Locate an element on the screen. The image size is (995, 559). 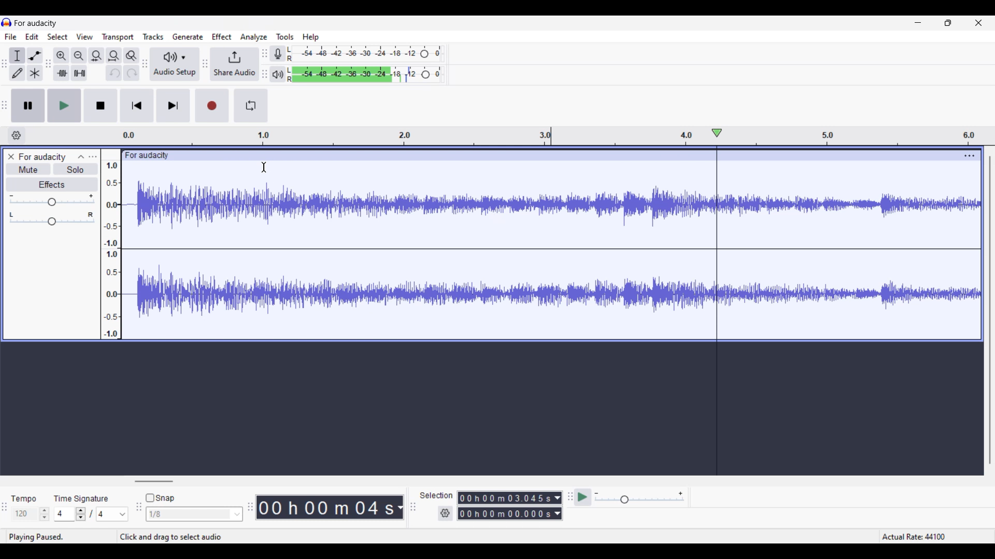
Zoom out is located at coordinates (79, 55).